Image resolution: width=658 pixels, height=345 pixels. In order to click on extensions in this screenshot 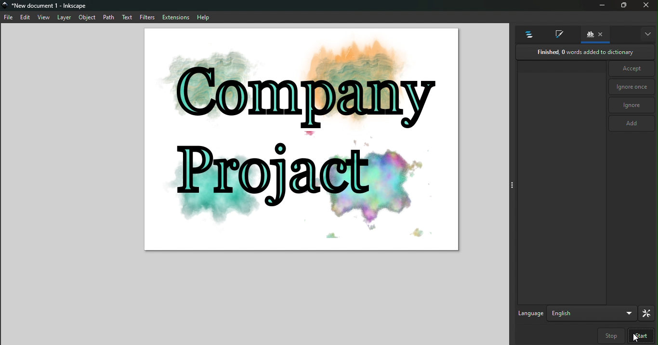, I will do `click(176, 17)`.